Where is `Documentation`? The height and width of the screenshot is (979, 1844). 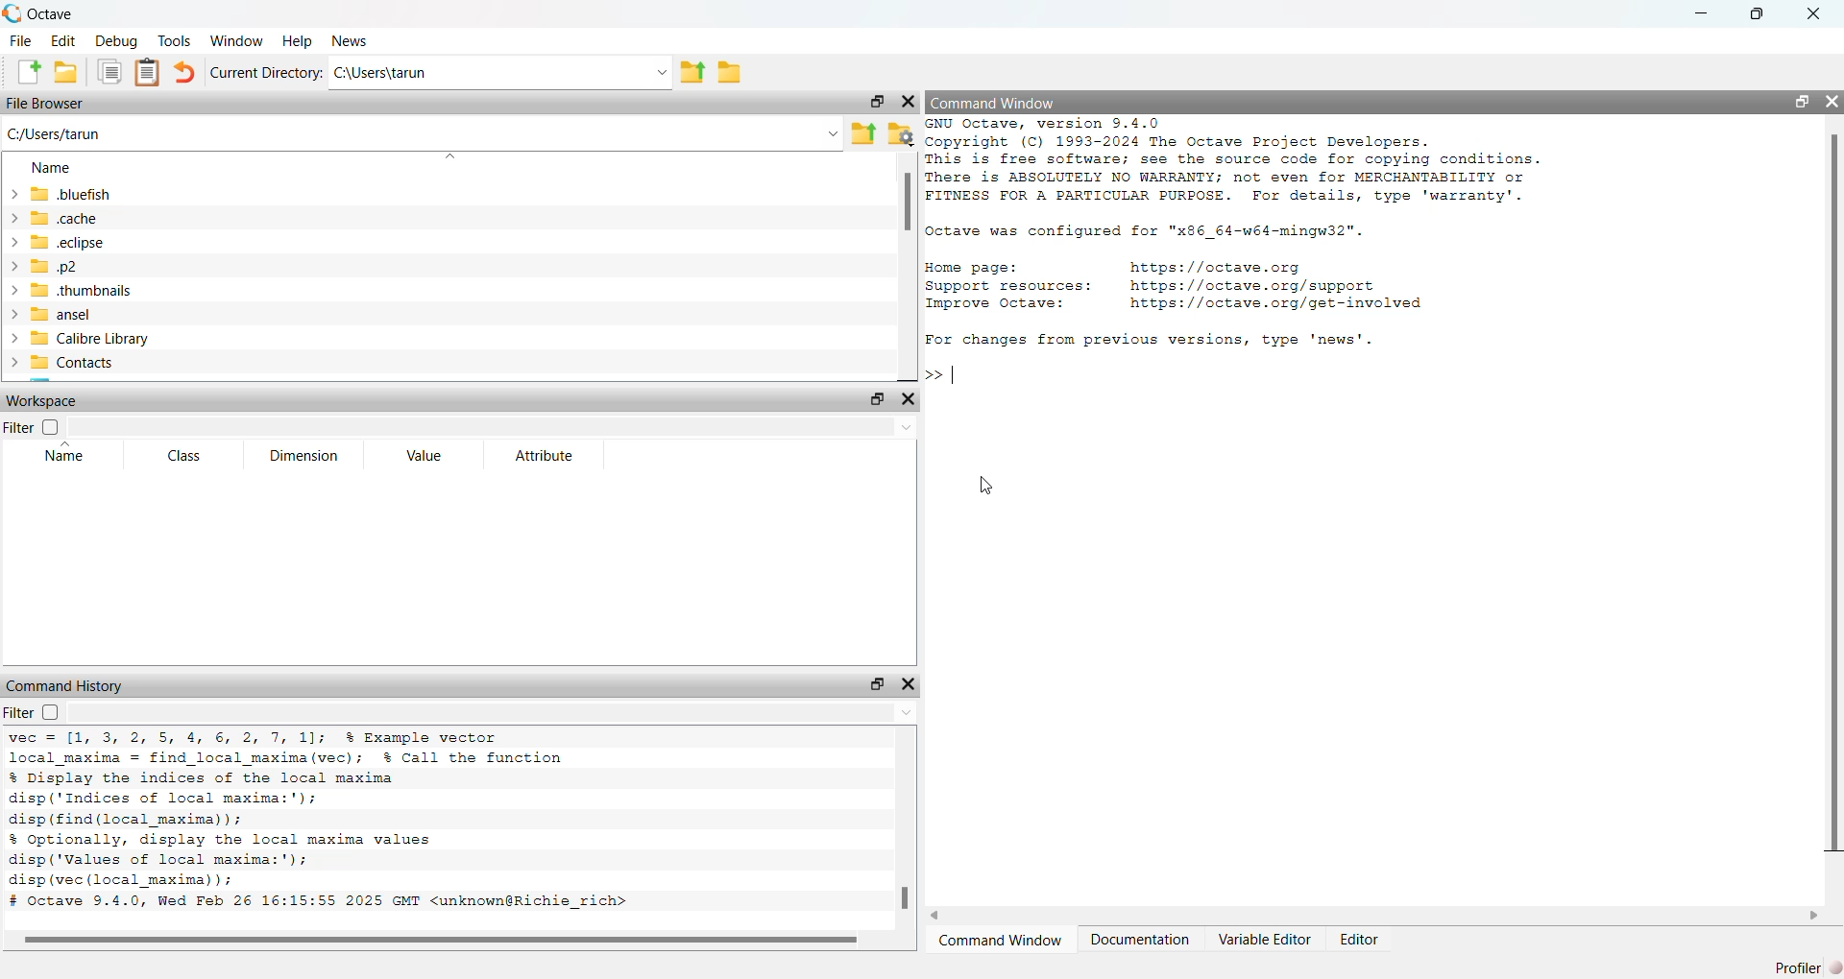
Documentation is located at coordinates (1140, 940).